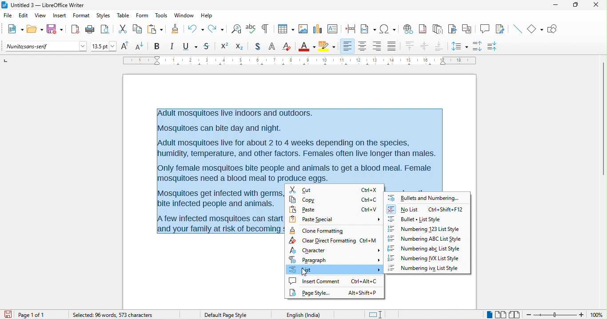  Describe the element at coordinates (335, 260) in the screenshot. I see `paragraph` at that location.